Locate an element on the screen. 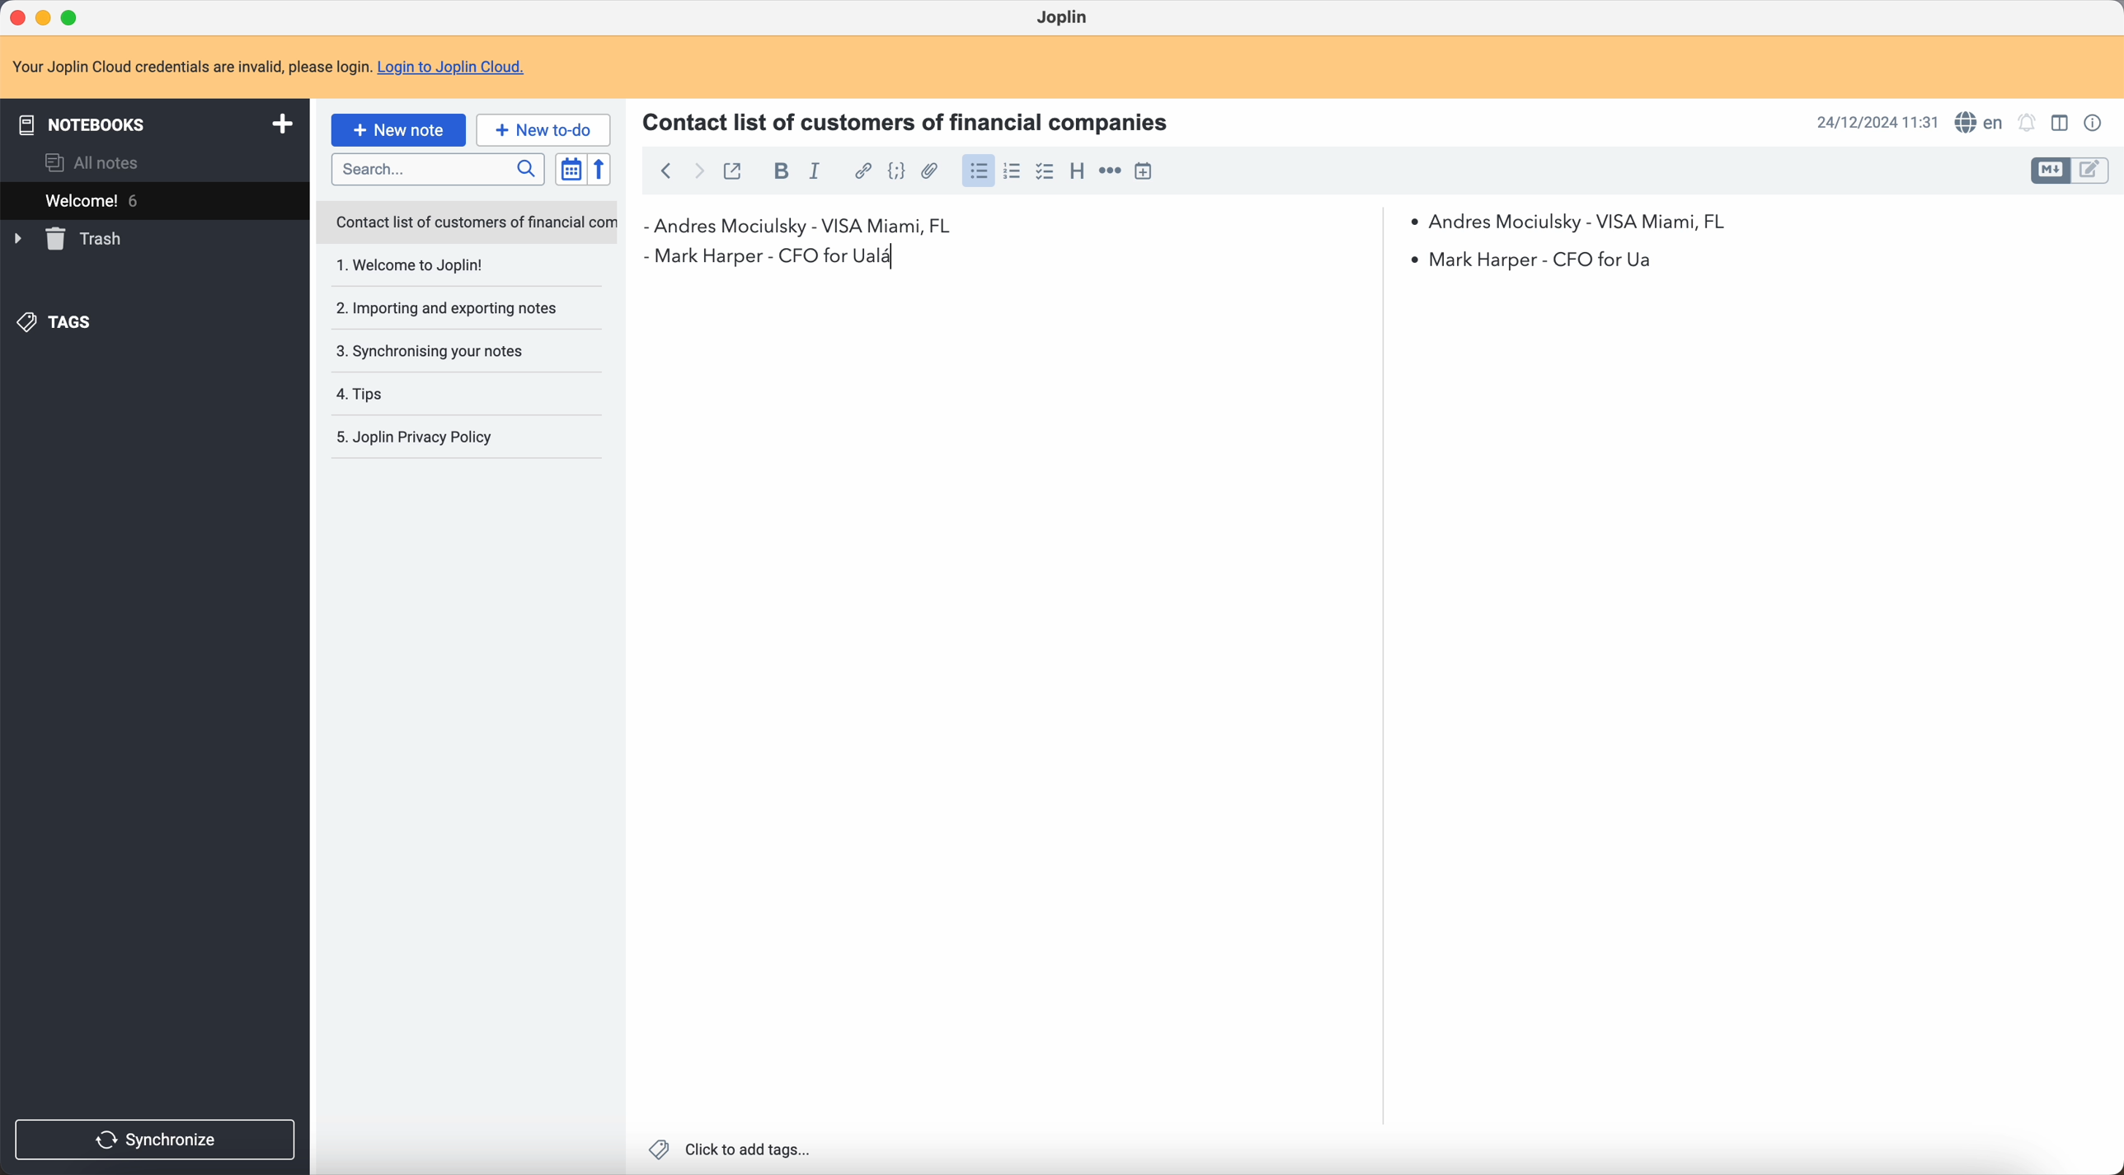 The height and width of the screenshot is (1175, 2124). reverse sort order is located at coordinates (599, 170).